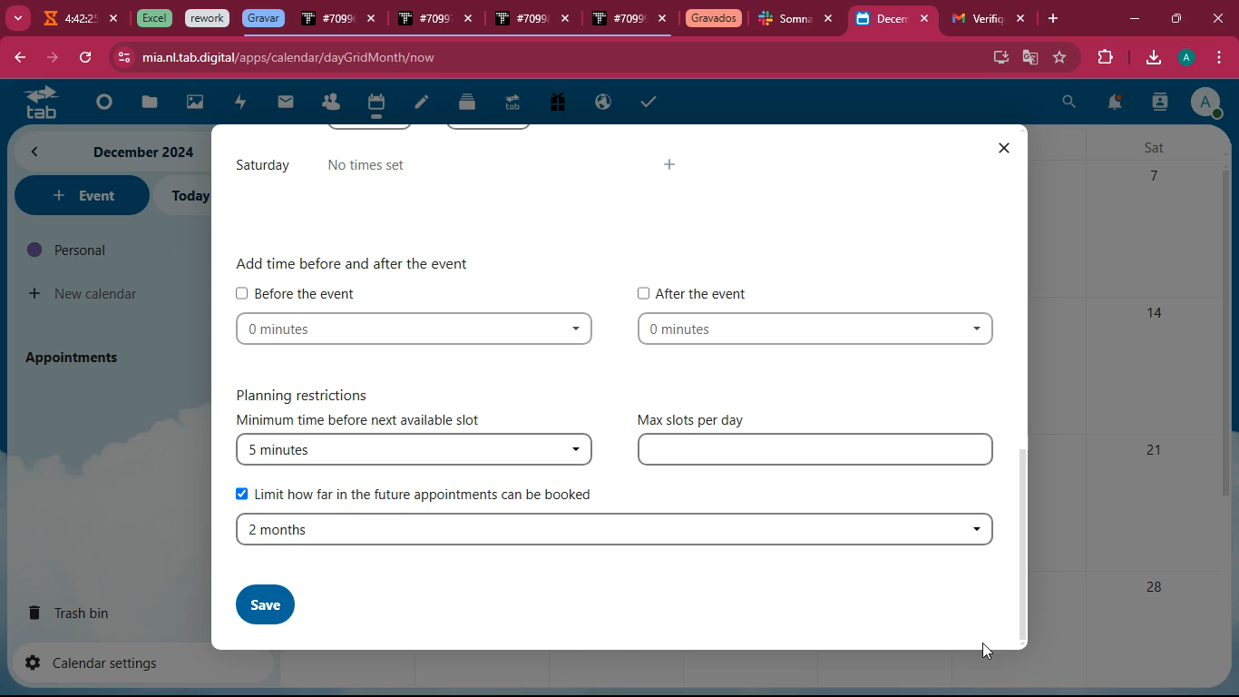 This screenshot has height=697, width=1239. Describe the element at coordinates (35, 102) in the screenshot. I see `tab` at that location.